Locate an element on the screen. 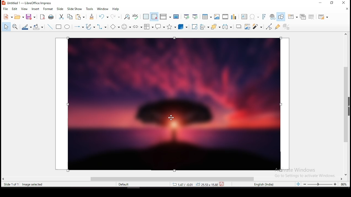 This screenshot has width=351, height=197. insert hyperlink is located at coordinates (273, 17).